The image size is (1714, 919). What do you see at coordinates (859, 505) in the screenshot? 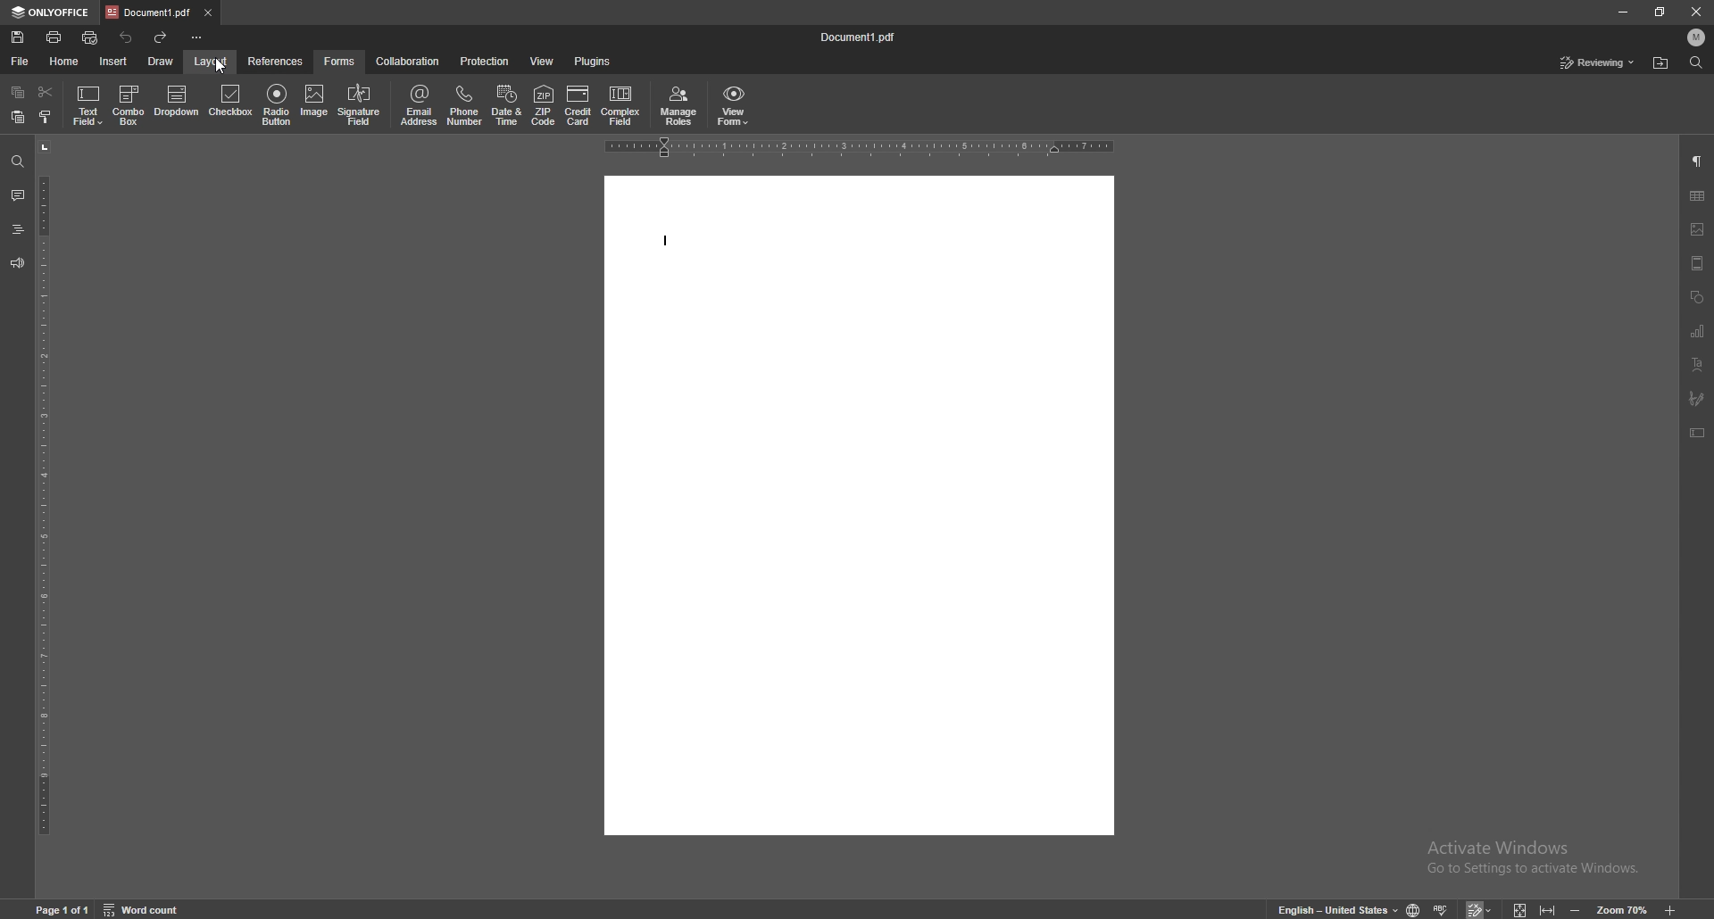
I see `document` at bounding box center [859, 505].